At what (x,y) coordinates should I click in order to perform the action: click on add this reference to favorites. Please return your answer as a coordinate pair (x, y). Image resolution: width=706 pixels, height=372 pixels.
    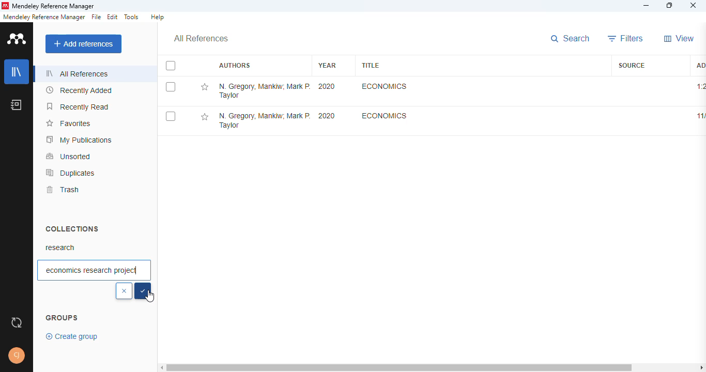
    Looking at the image, I should click on (204, 87).